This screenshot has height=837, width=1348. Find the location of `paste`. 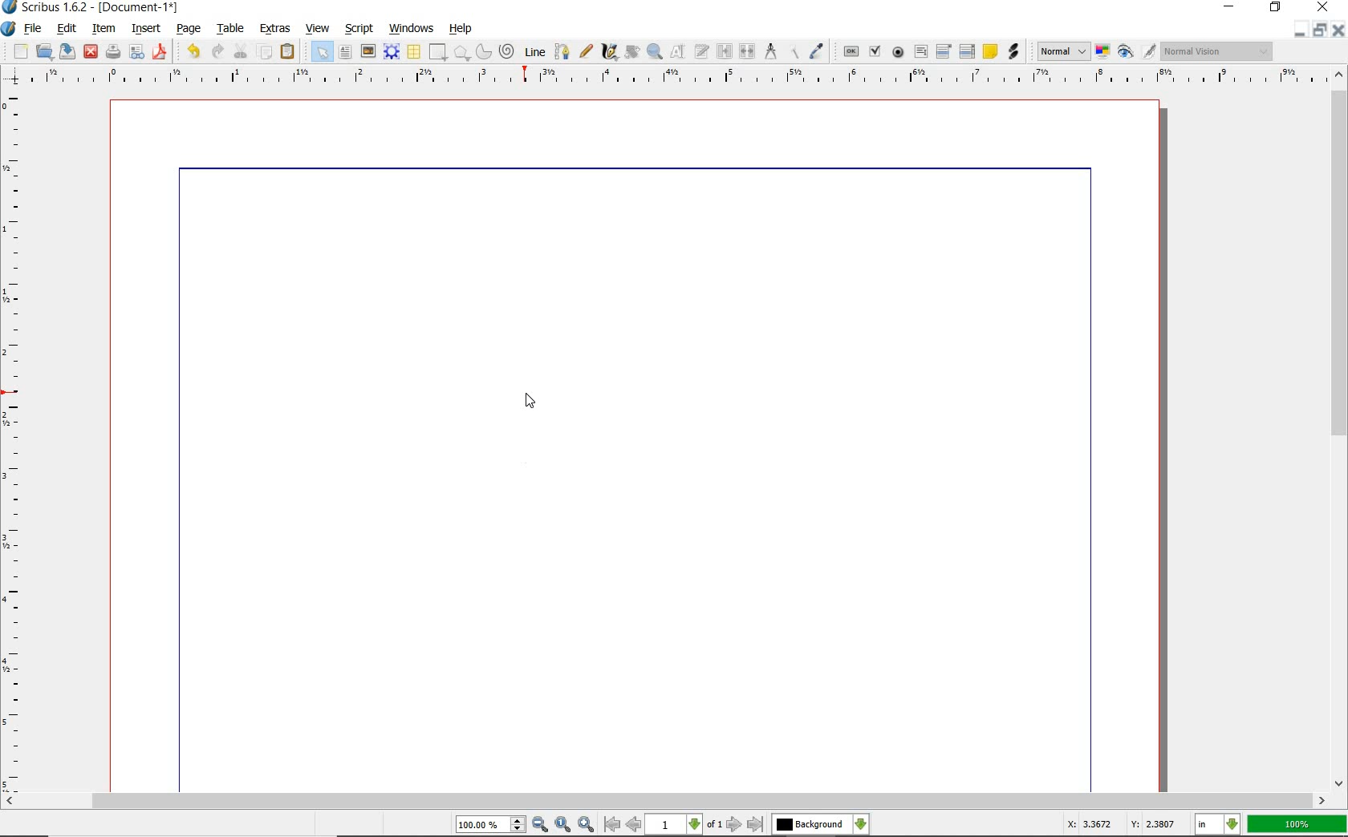

paste is located at coordinates (289, 51).